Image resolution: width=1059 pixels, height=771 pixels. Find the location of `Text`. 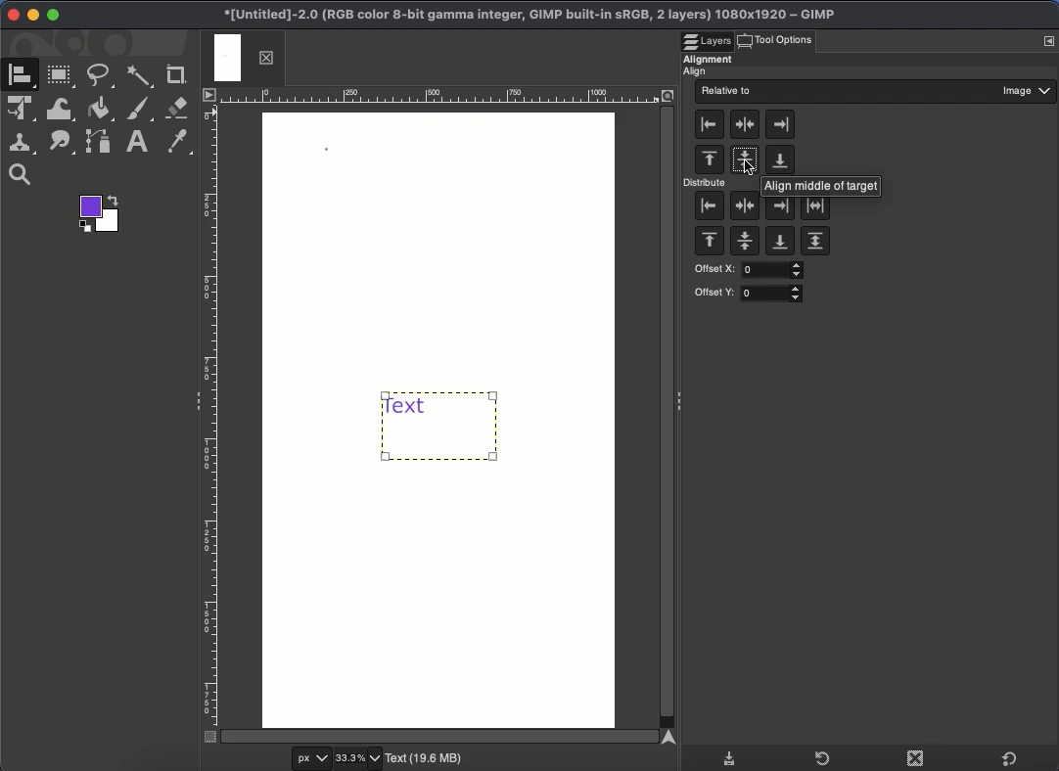

Text is located at coordinates (137, 143).